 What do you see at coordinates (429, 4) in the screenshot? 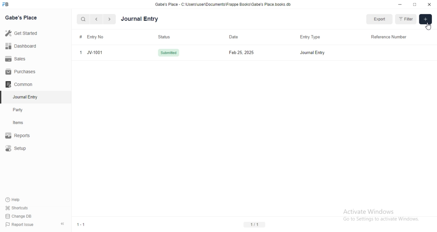
I see `close` at bounding box center [429, 4].